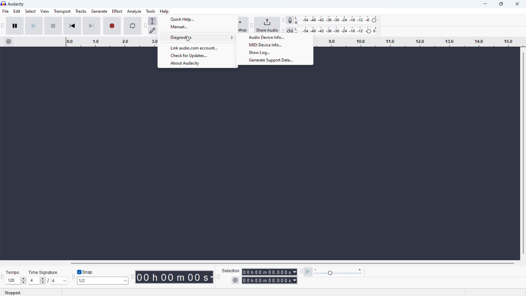 The height and width of the screenshot is (296, 526). Describe the element at coordinates (275, 52) in the screenshot. I see `show log` at that location.